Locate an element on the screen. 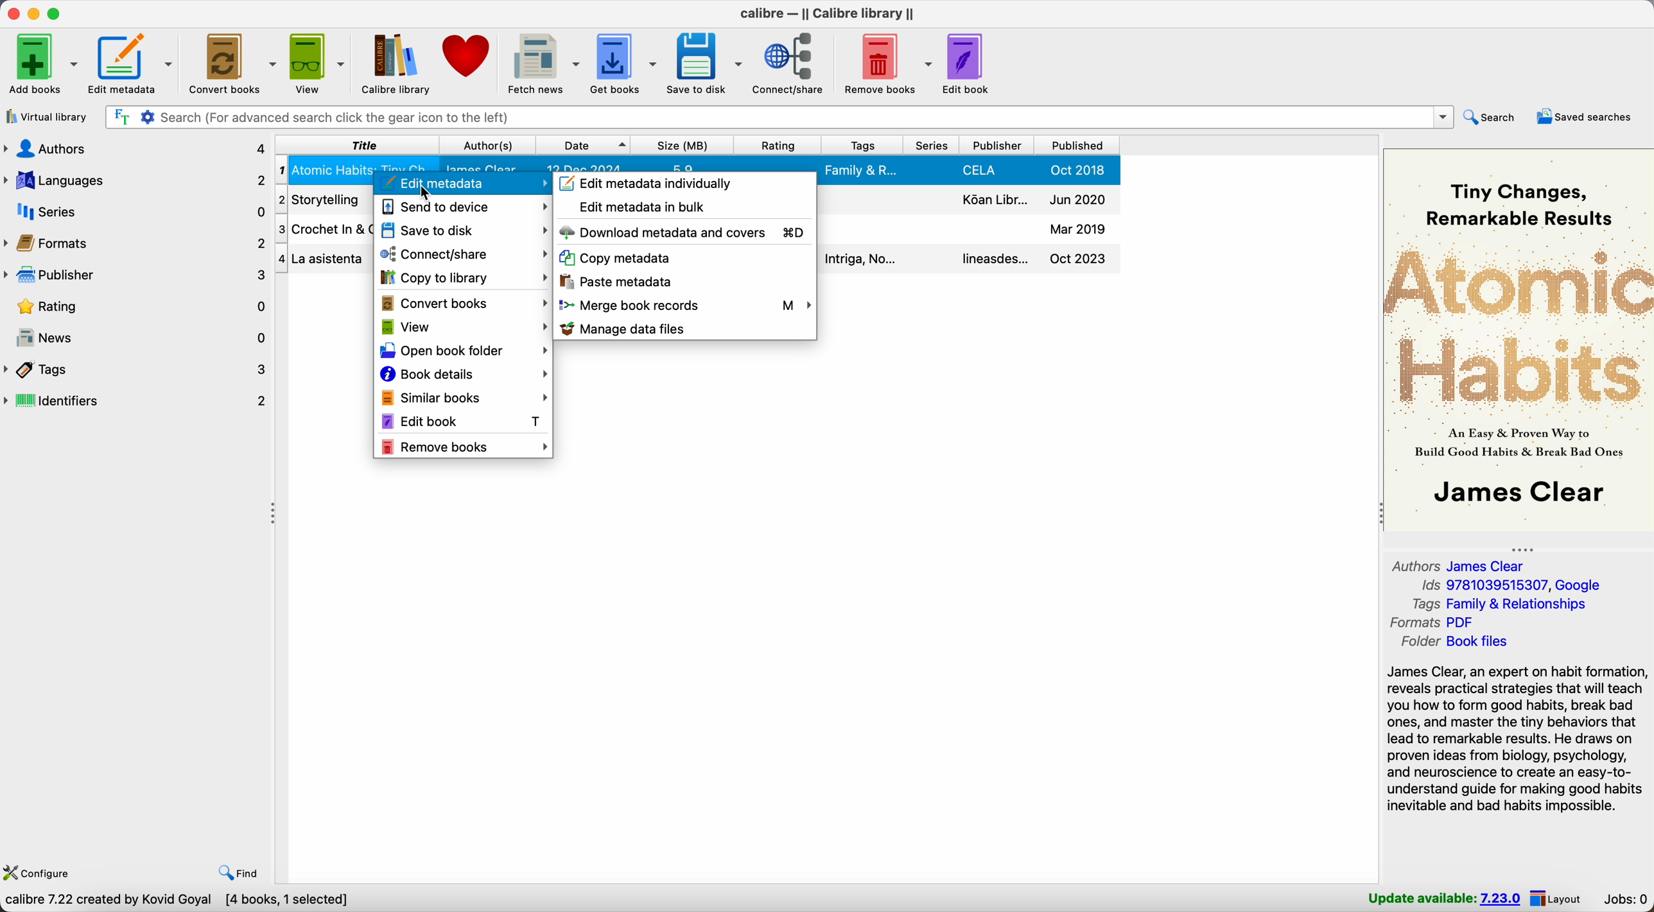 This screenshot has width=1654, height=912. book cover preview is located at coordinates (1519, 339).